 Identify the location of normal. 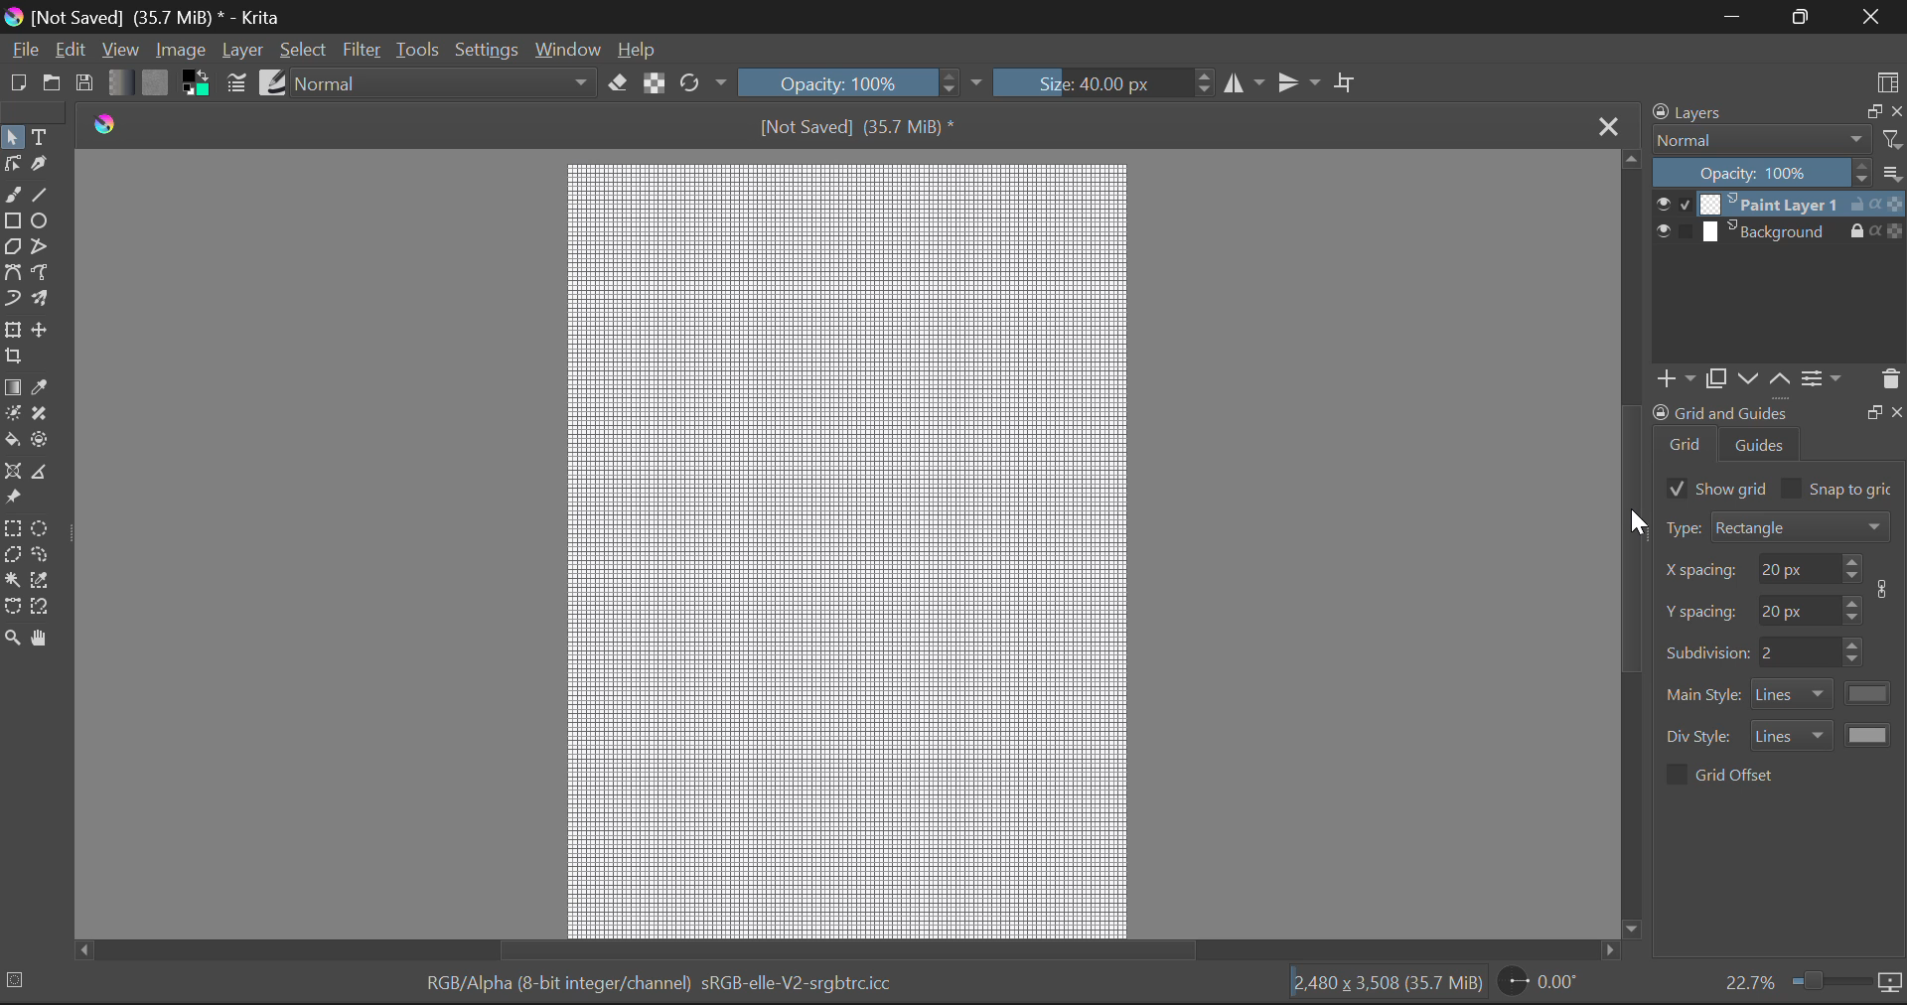
(1761, 139).